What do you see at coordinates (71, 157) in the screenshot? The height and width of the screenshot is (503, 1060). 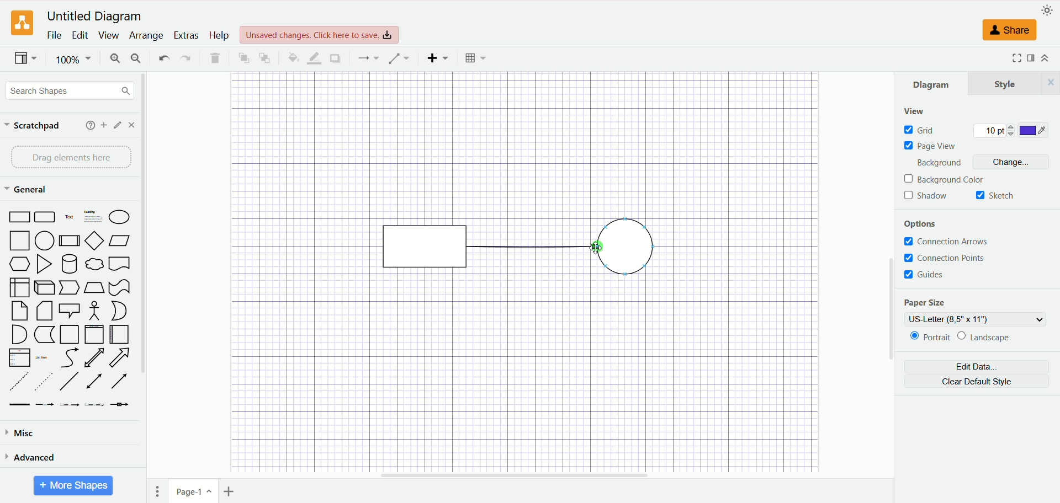 I see `drag elements here` at bounding box center [71, 157].